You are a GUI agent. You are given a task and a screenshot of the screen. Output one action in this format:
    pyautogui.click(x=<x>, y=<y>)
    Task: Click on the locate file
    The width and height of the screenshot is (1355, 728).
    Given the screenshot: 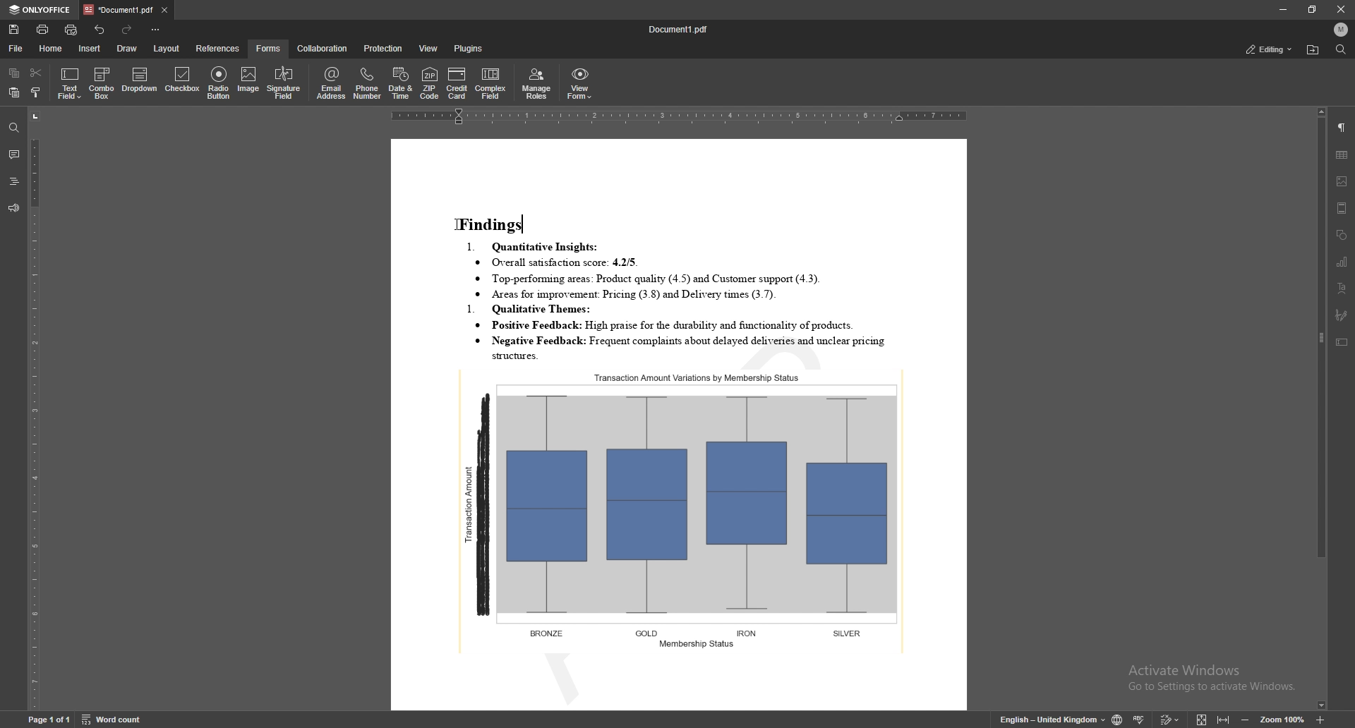 What is the action you would take?
    pyautogui.click(x=1313, y=51)
    